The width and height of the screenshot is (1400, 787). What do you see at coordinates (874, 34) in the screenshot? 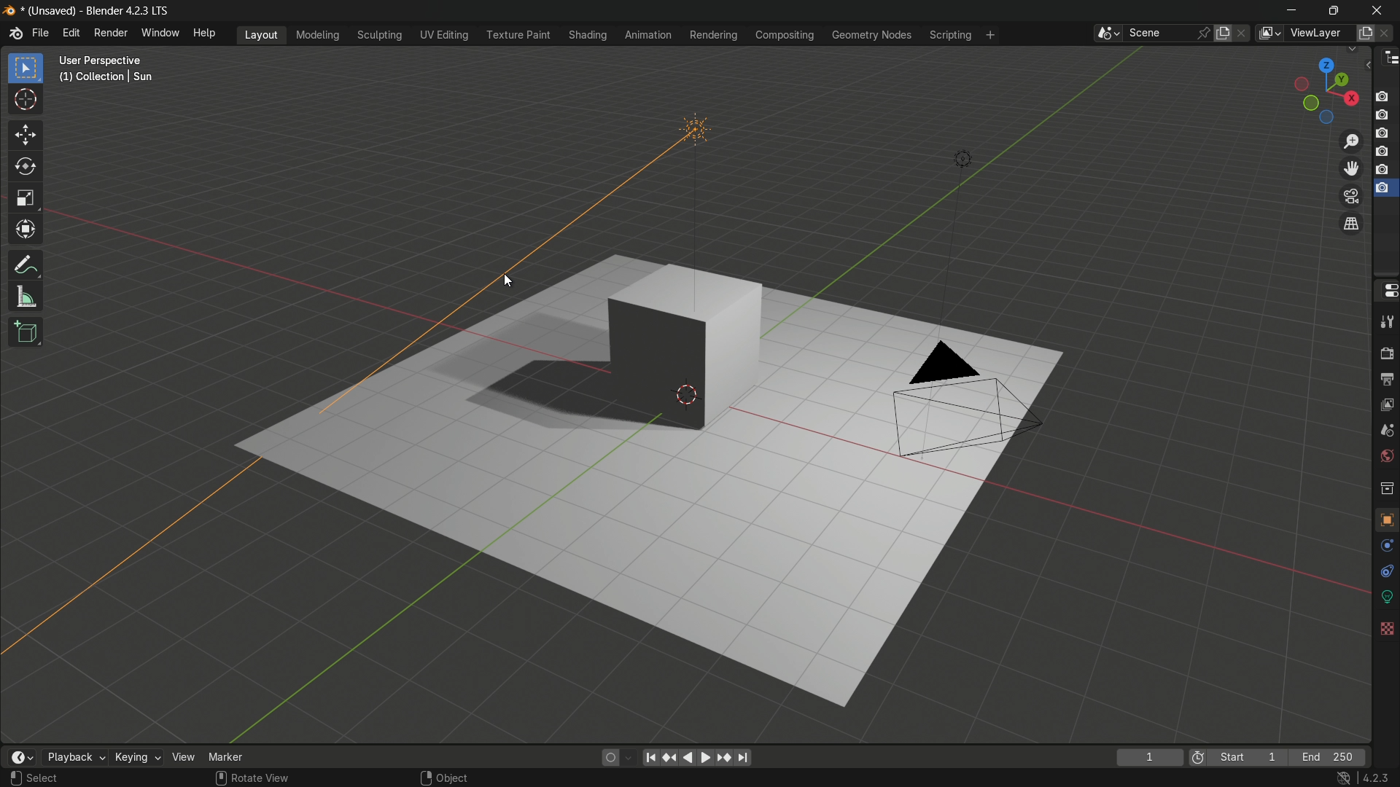
I see `geometry nodes` at bounding box center [874, 34].